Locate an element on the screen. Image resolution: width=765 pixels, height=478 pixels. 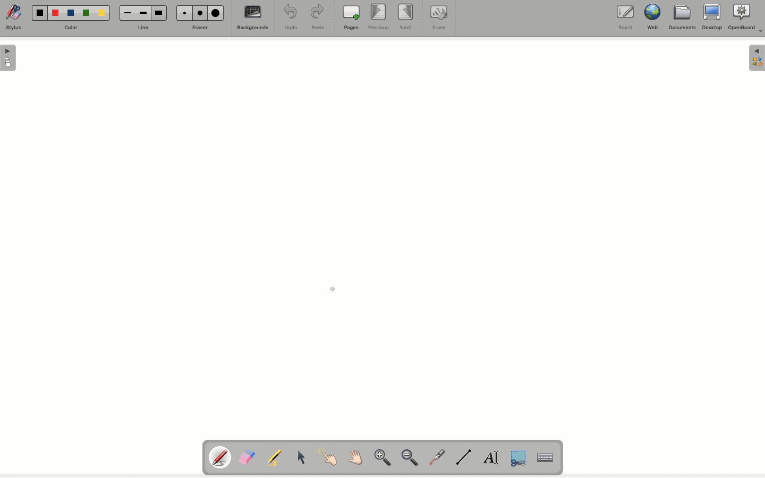
Erase is located at coordinates (199, 28).